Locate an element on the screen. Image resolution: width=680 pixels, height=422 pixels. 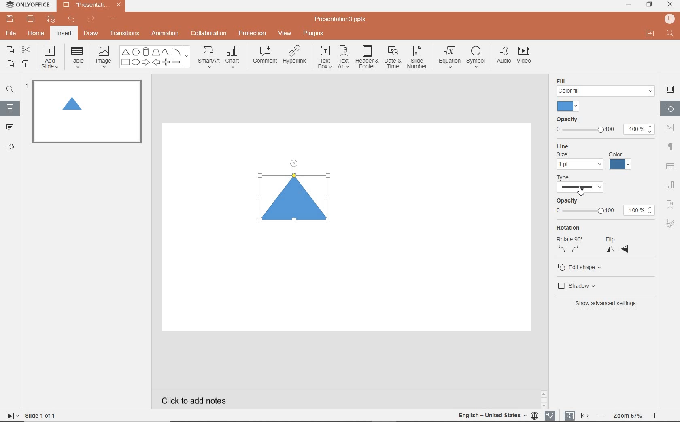
PLUGINS is located at coordinates (314, 33).